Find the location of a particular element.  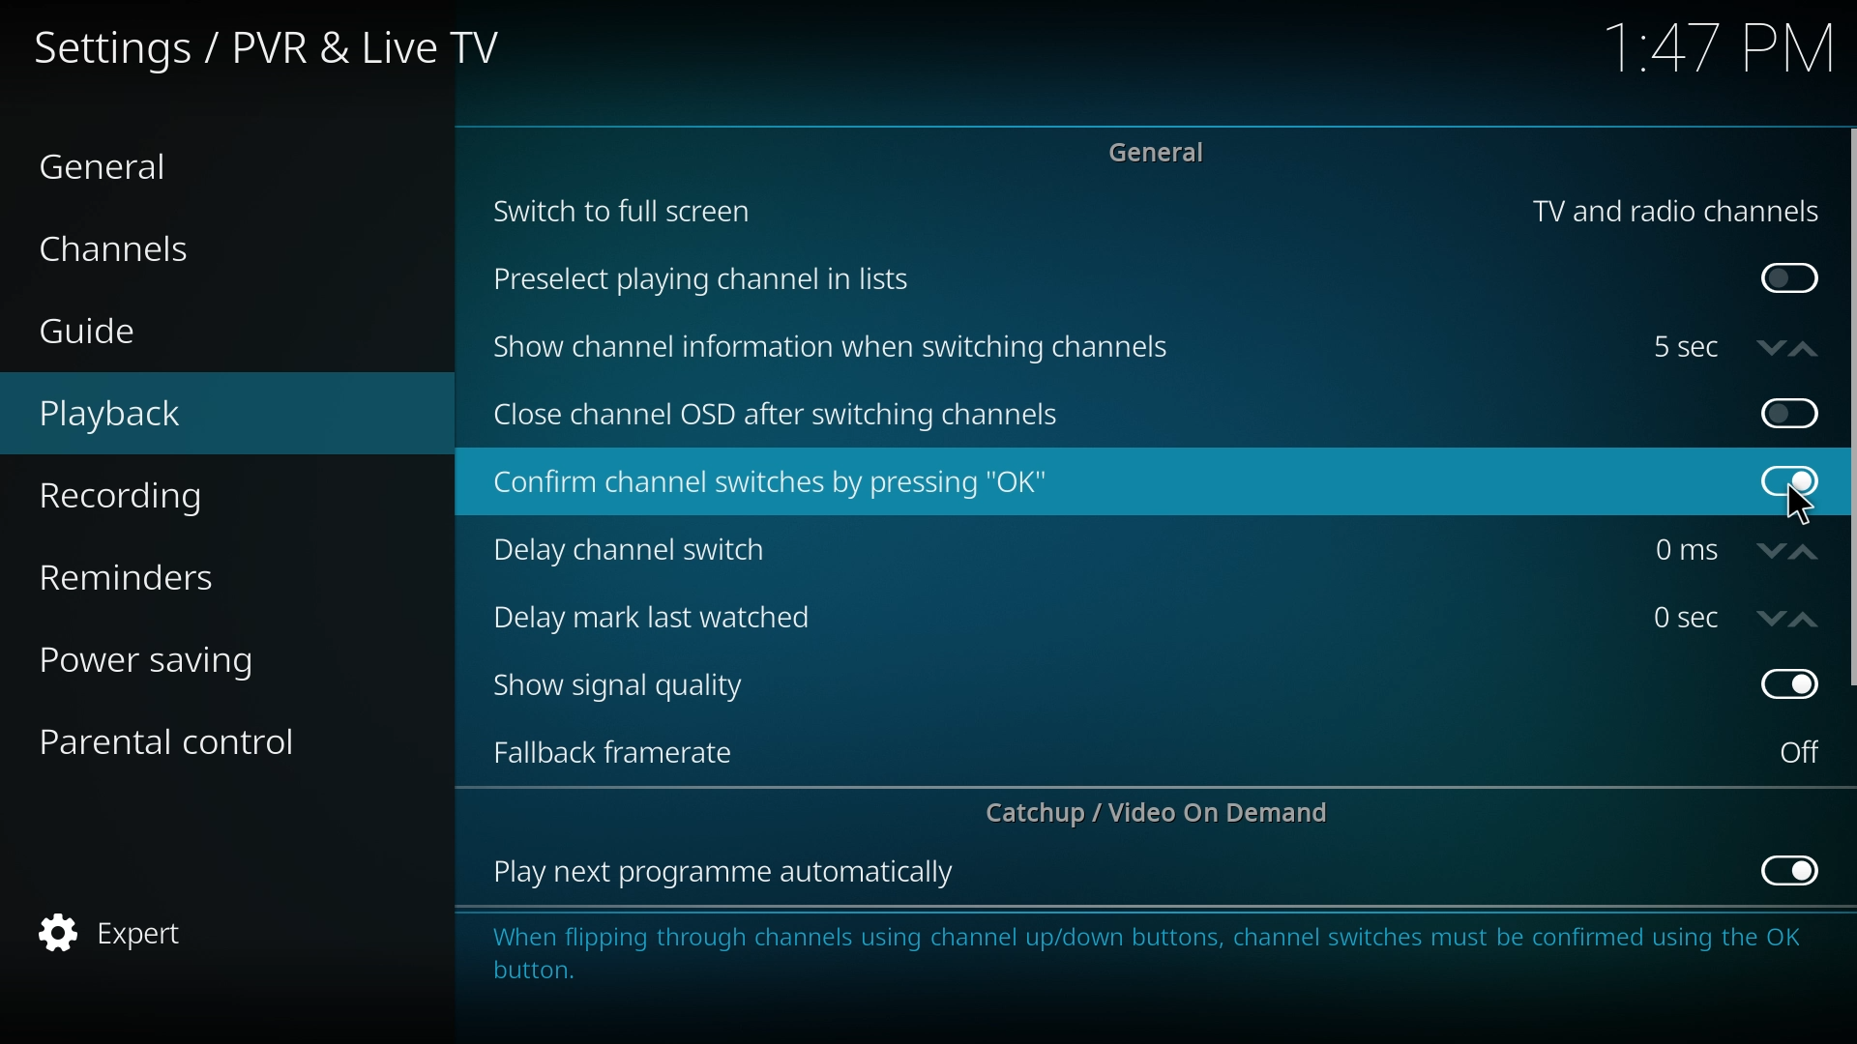

increase time is located at coordinates (1805, 621).